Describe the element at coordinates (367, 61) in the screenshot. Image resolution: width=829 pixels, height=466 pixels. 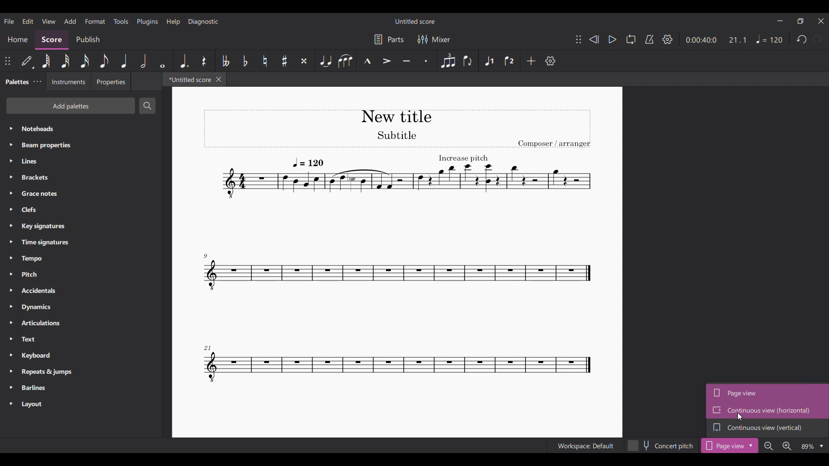
I see `Marcato` at that location.